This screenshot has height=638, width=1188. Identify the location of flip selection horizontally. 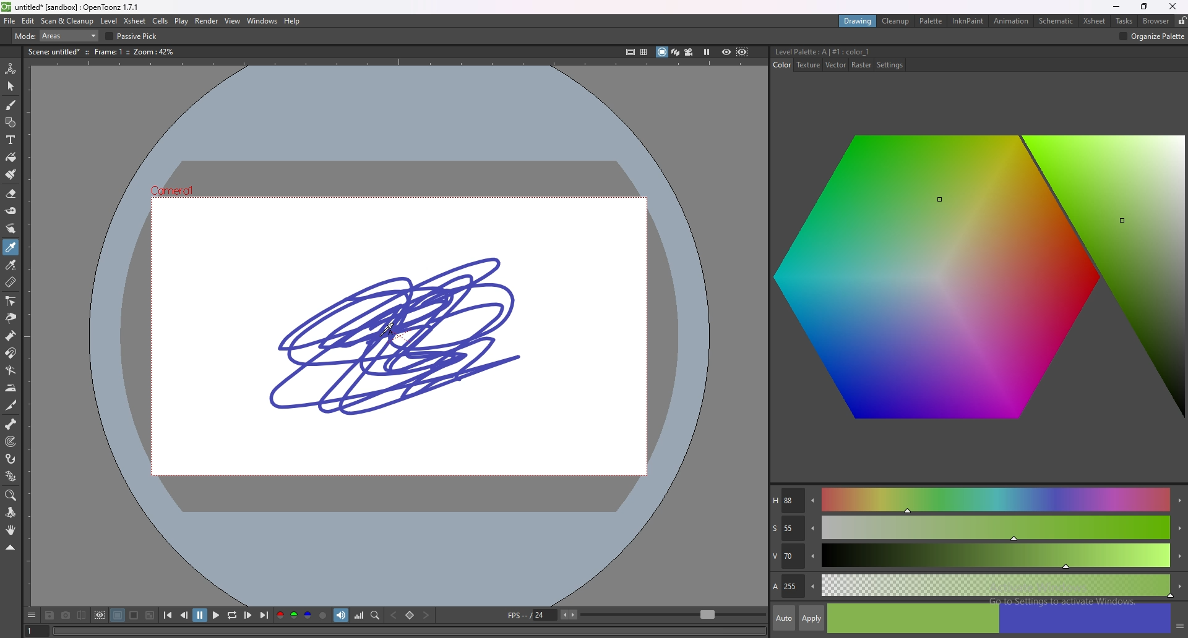
(491, 36).